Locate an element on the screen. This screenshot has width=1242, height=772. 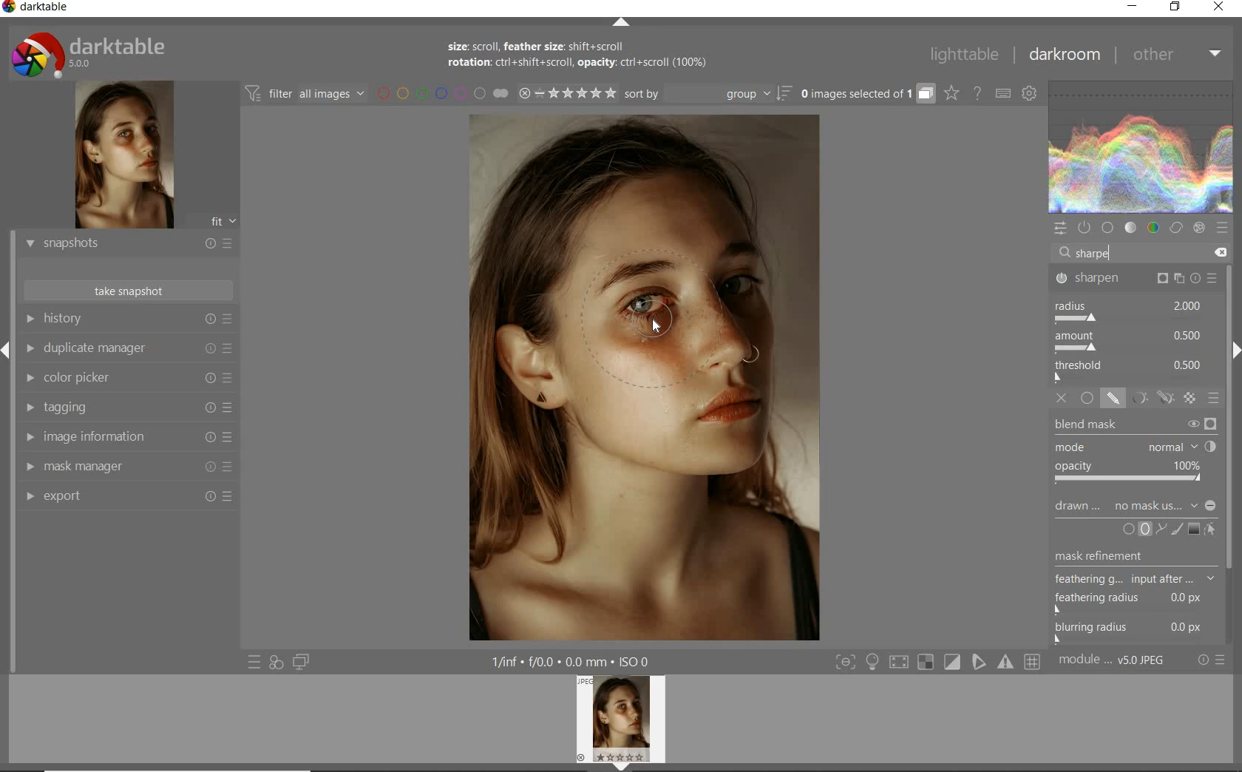
FEATHERING G...Input after is located at coordinates (1122, 578).